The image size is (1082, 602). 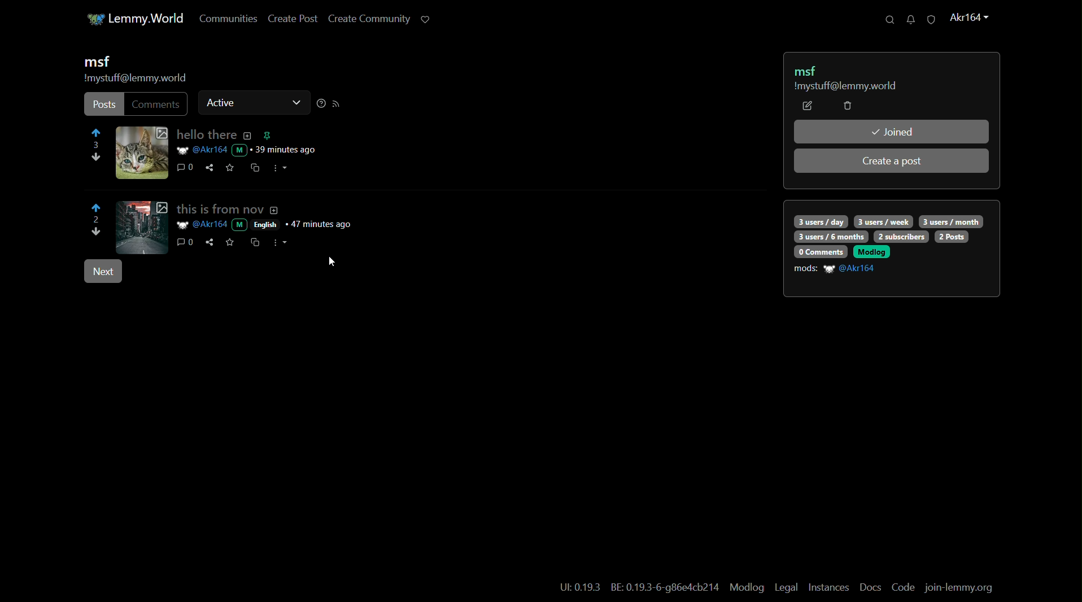 I want to click on rss, so click(x=337, y=104).